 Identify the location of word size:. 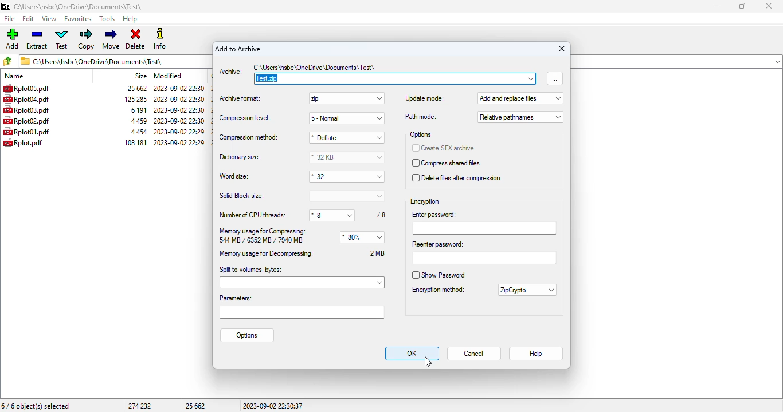
(234, 177).